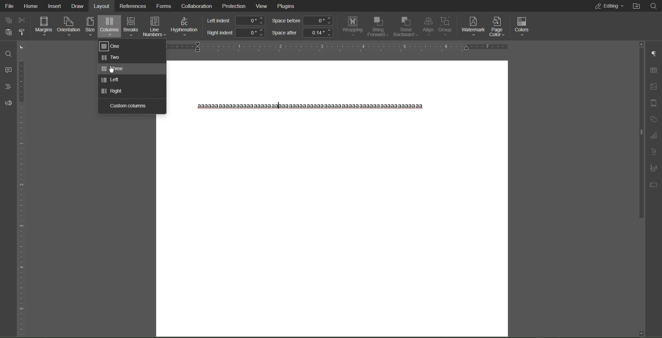 The height and width of the screenshot is (338, 662). What do you see at coordinates (351, 27) in the screenshot?
I see `Wrapping` at bounding box center [351, 27].